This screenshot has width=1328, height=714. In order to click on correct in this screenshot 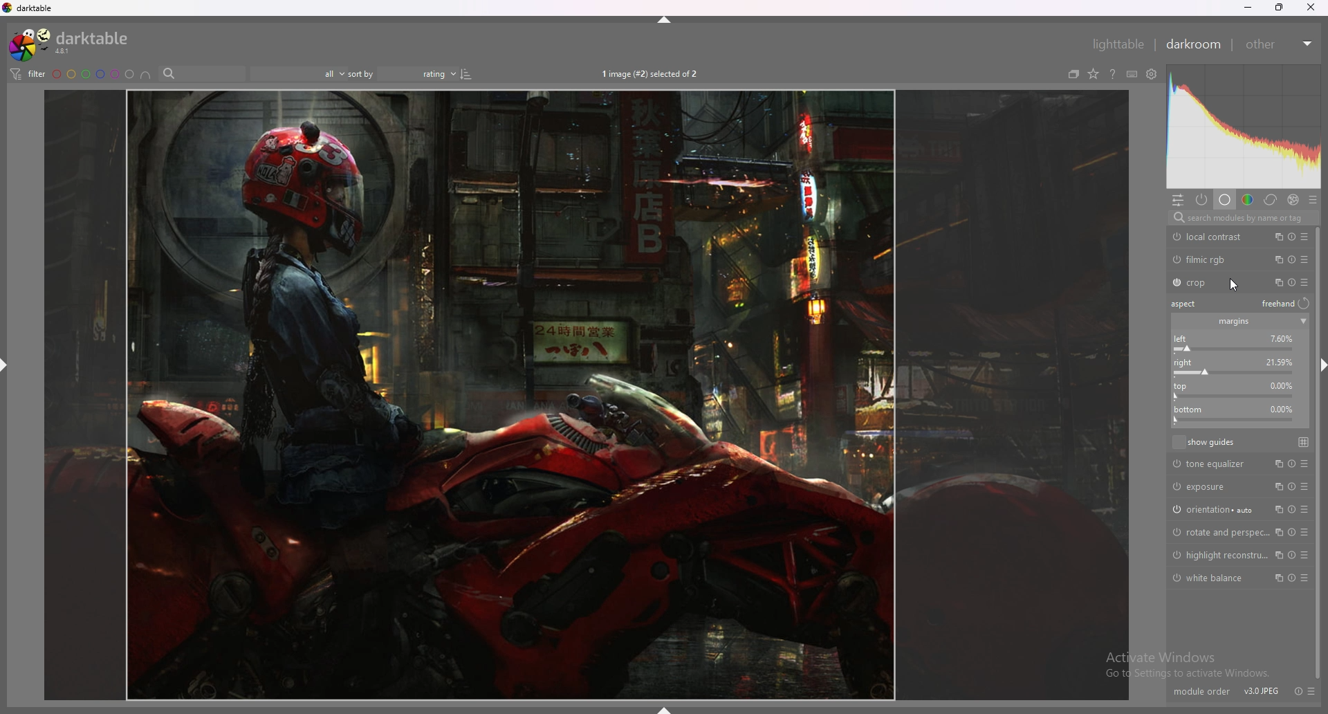, I will do `click(1271, 200)`.